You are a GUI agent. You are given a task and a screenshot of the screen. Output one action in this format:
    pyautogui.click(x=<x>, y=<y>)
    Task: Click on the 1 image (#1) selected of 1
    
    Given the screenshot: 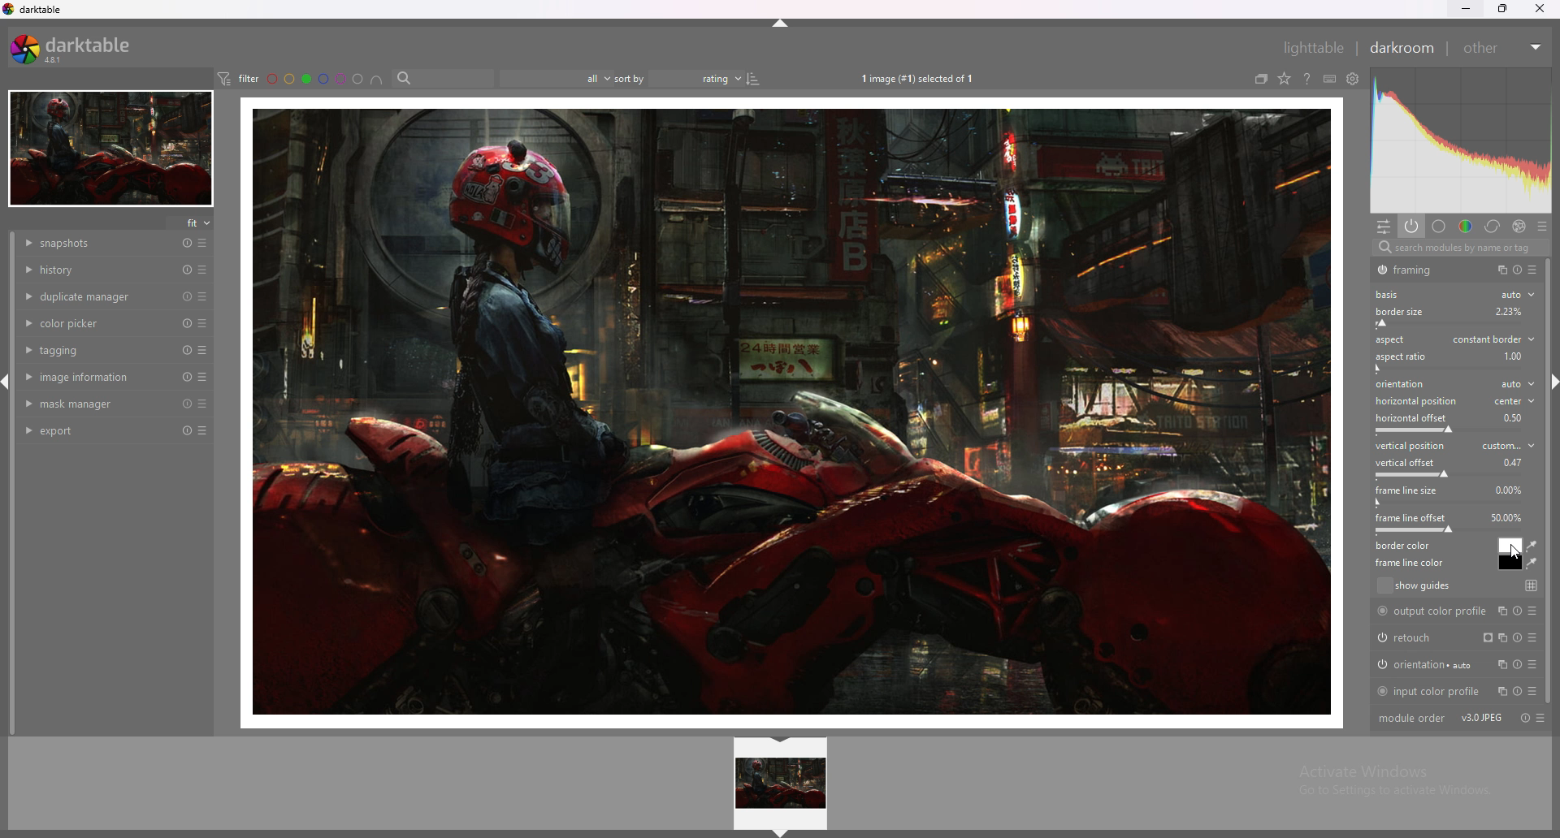 What is the action you would take?
    pyautogui.click(x=918, y=78)
    